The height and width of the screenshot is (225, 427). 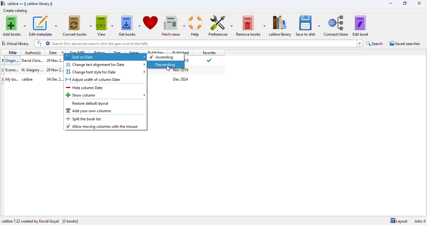 What do you see at coordinates (208, 60) in the screenshot?
I see `added to favorites` at bounding box center [208, 60].